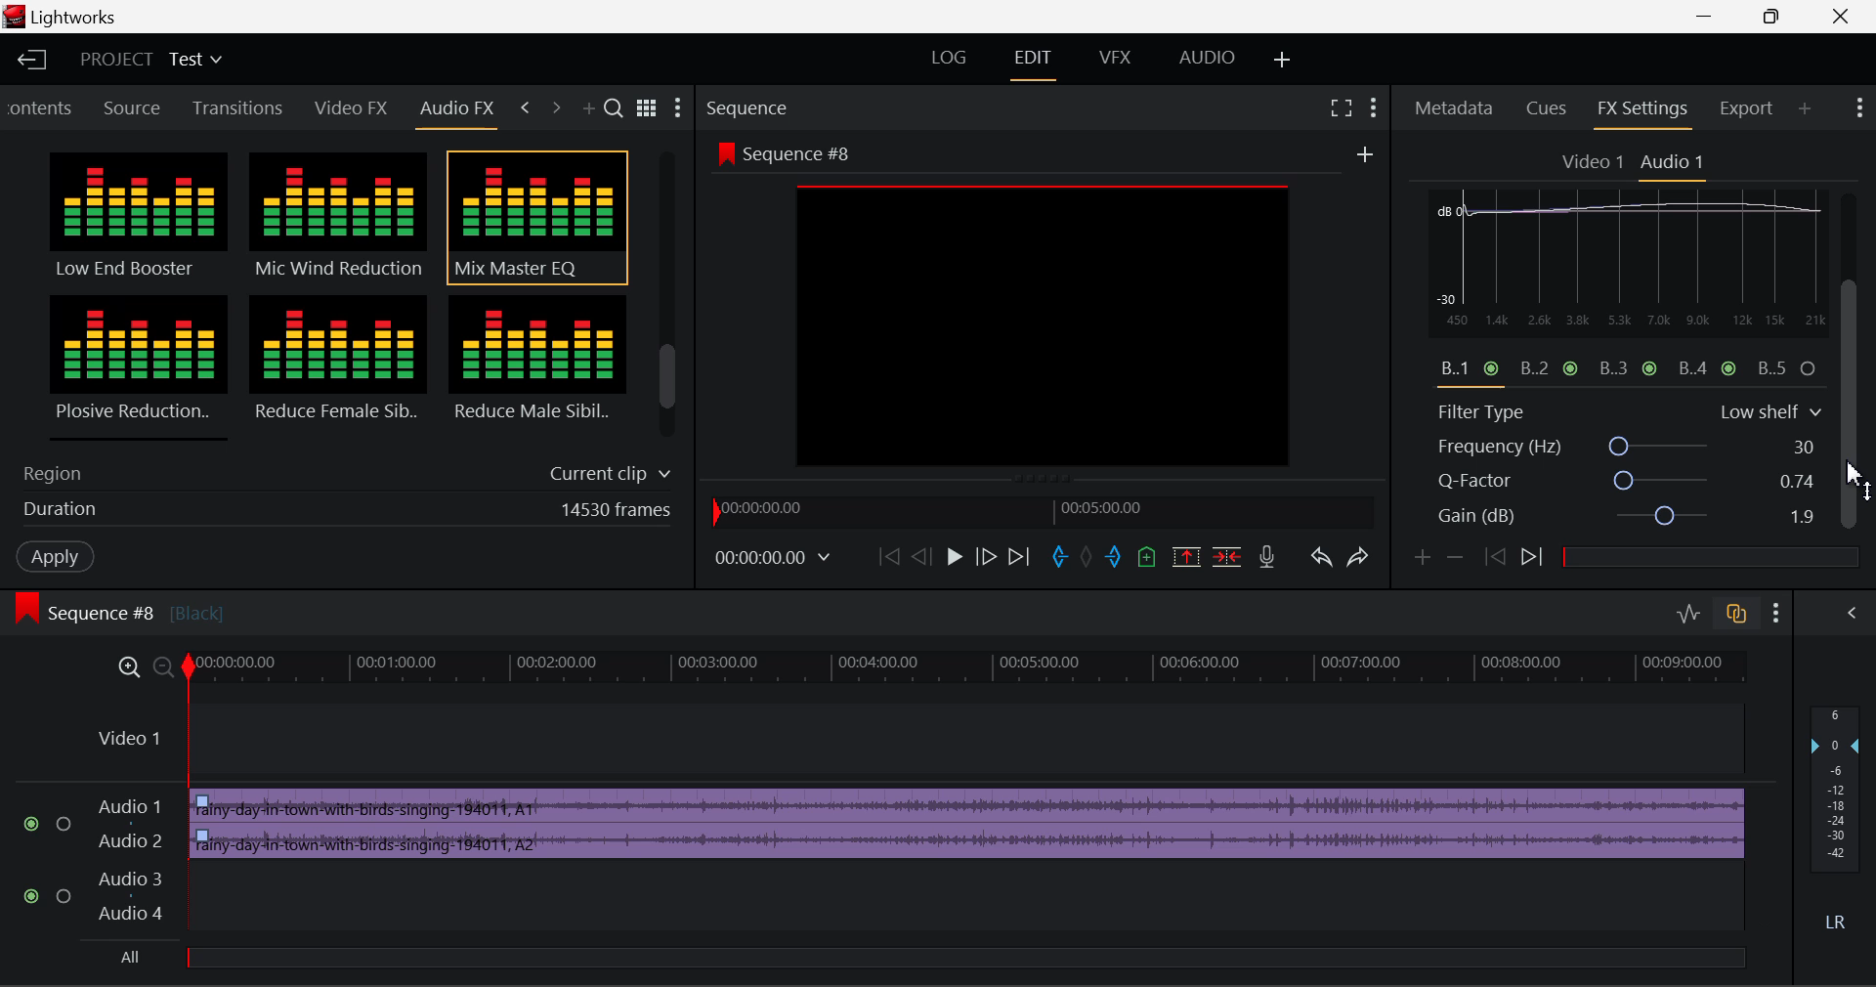 This screenshot has width=1876, height=987. What do you see at coordinates (1643, 112) in the screenshot?
I see `FX Settings Open` at bounding box center [1643, 112].